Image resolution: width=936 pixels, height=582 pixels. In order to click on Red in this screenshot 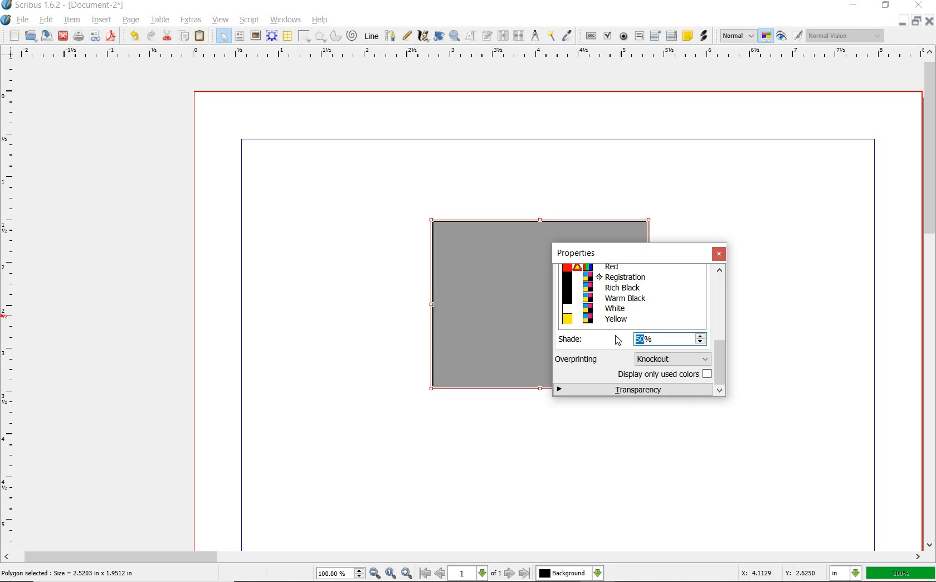, I will do `click(628, 268)`.